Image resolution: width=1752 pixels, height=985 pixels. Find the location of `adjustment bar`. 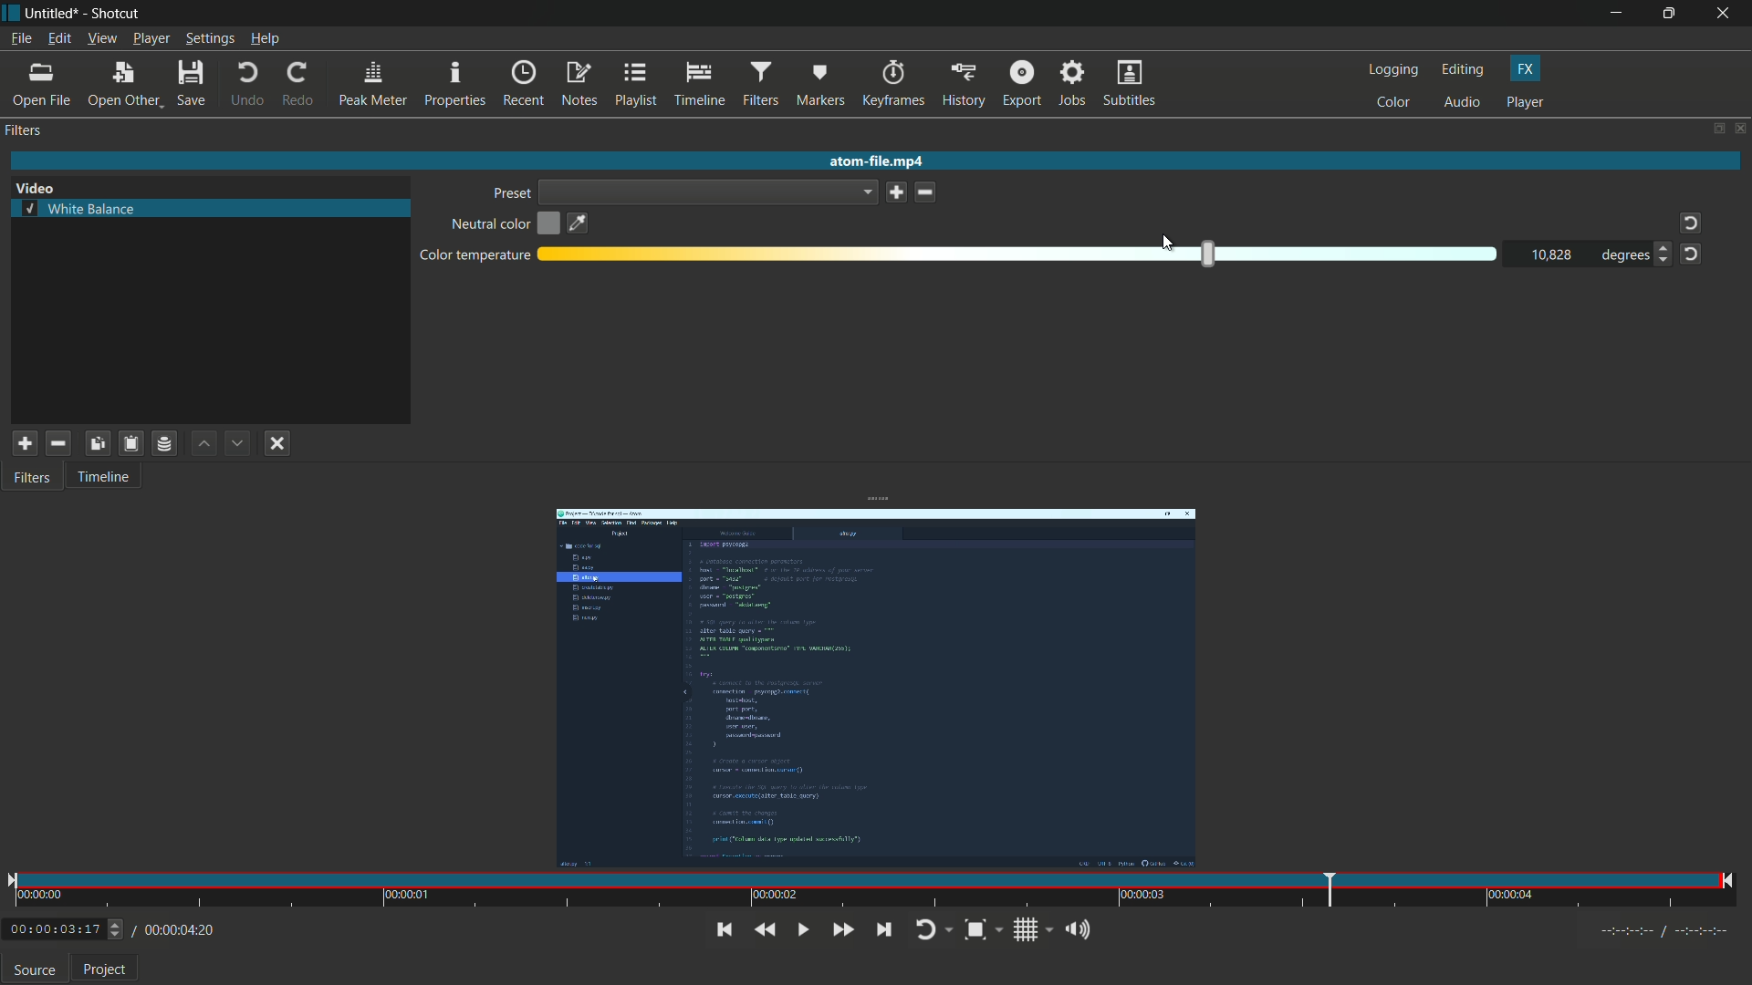

adjustment bar is located at coordinates (1020, 254).